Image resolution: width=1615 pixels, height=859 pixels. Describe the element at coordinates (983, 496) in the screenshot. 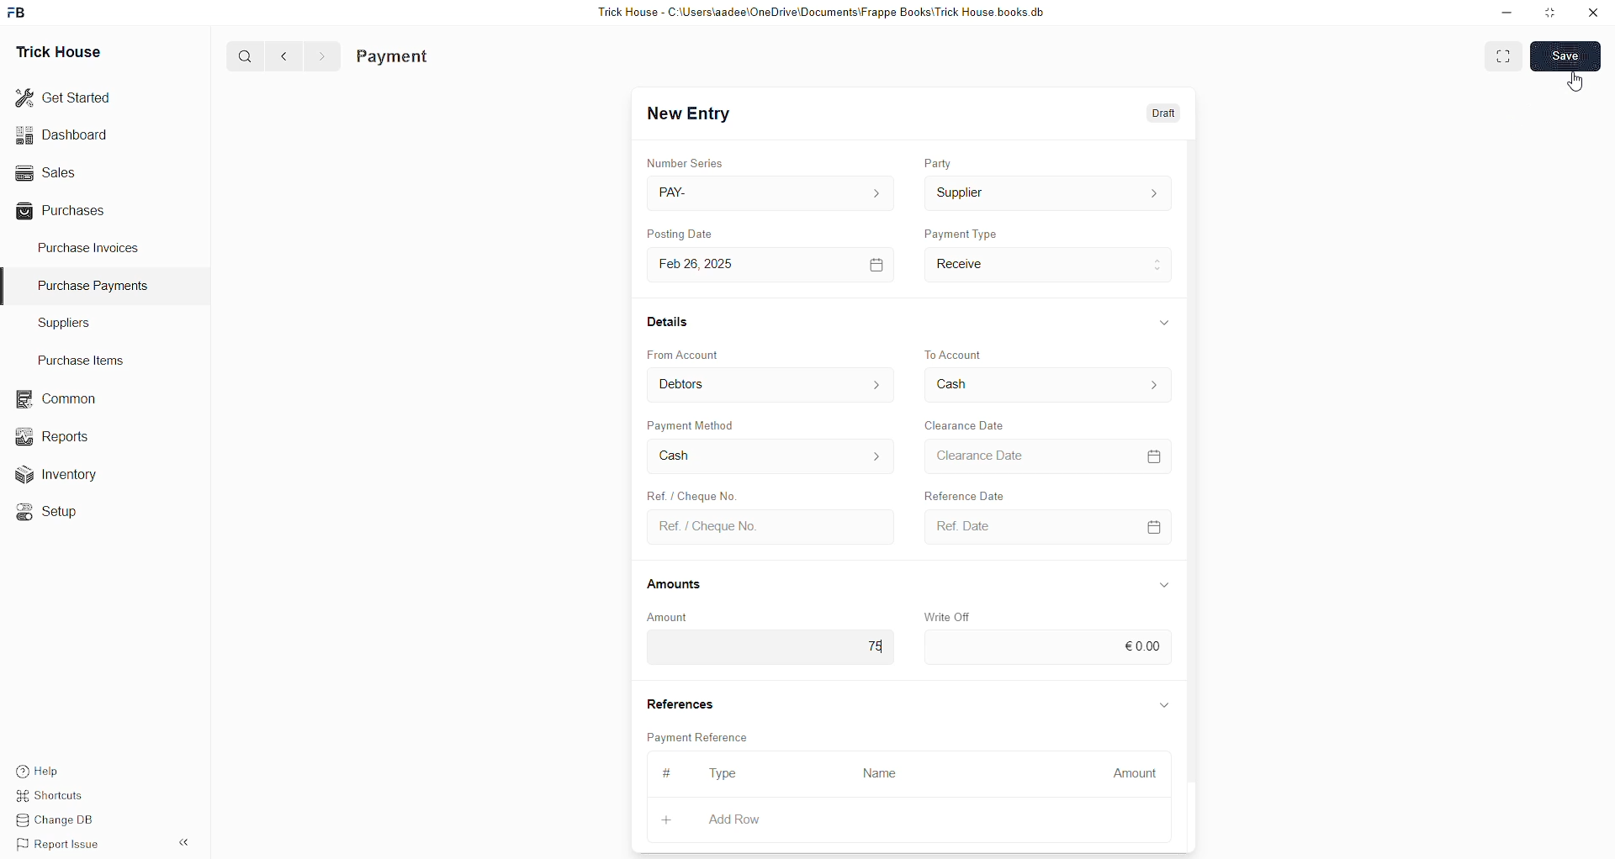

I see `Reference Date` at that location.